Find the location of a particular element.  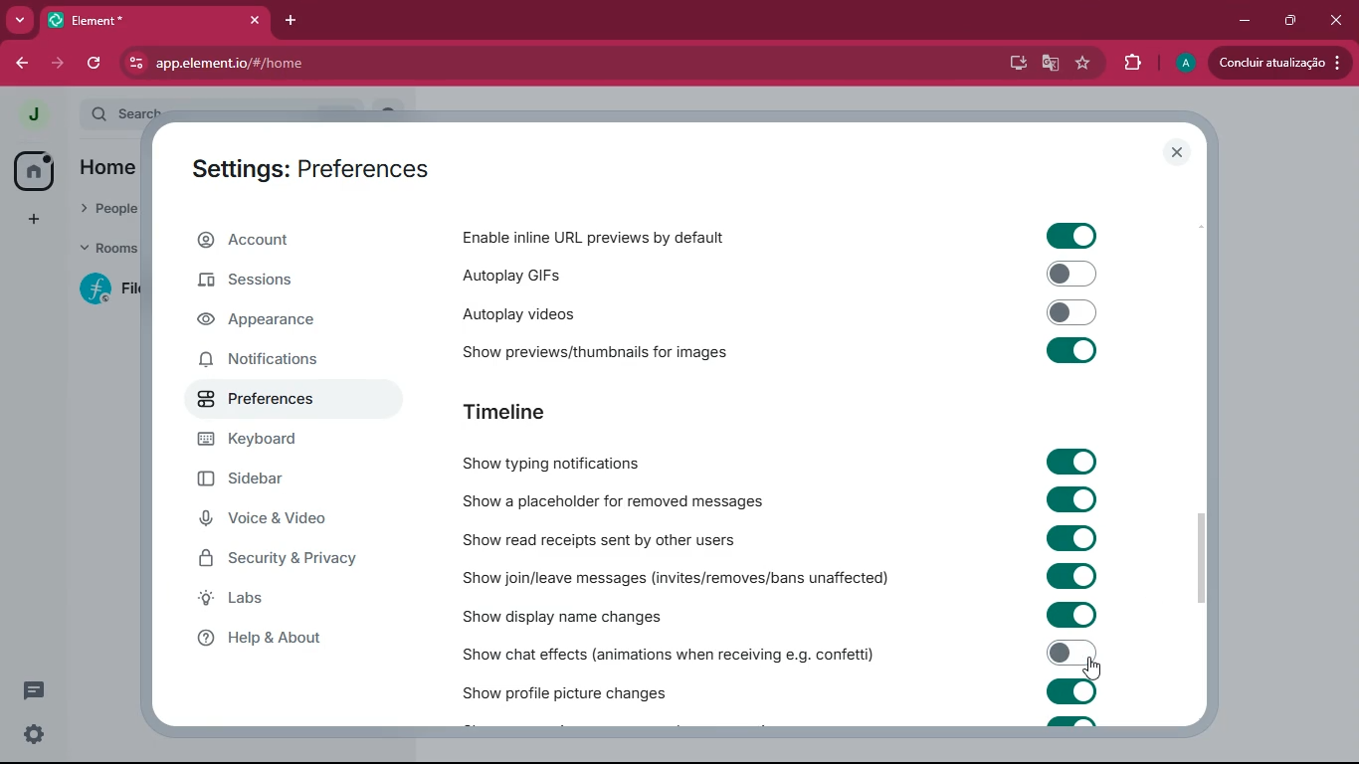

profile picture is located at coordinates (33, 114).